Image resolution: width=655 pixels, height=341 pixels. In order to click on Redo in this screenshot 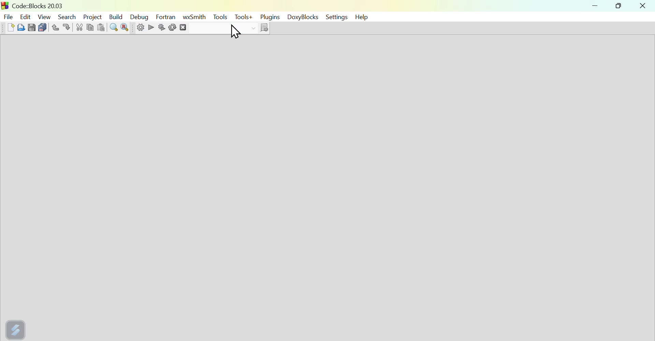, I will do `click(69, 27)`.